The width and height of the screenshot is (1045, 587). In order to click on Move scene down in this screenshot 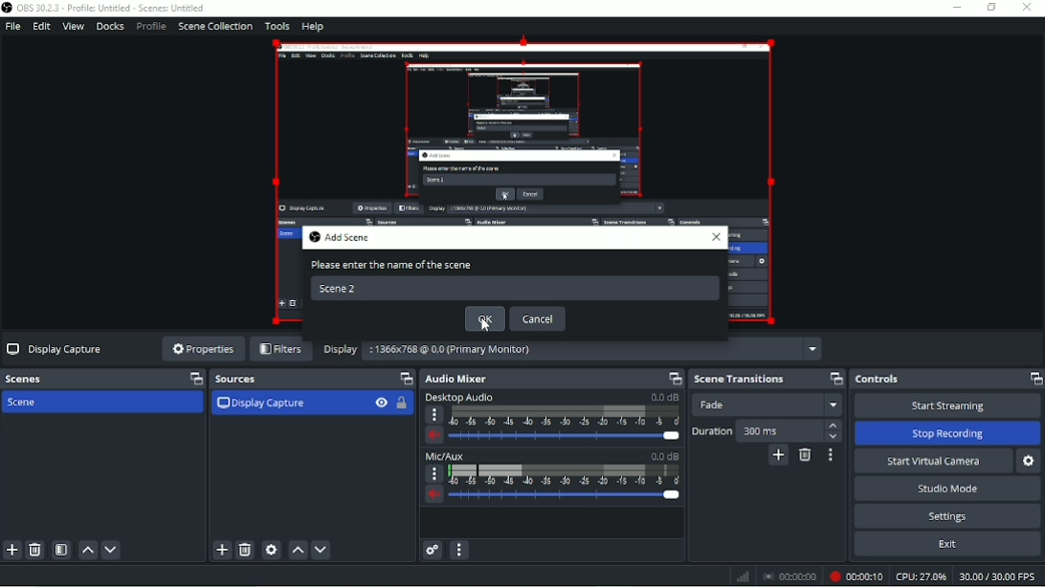, I will do `click(112, 550)`.